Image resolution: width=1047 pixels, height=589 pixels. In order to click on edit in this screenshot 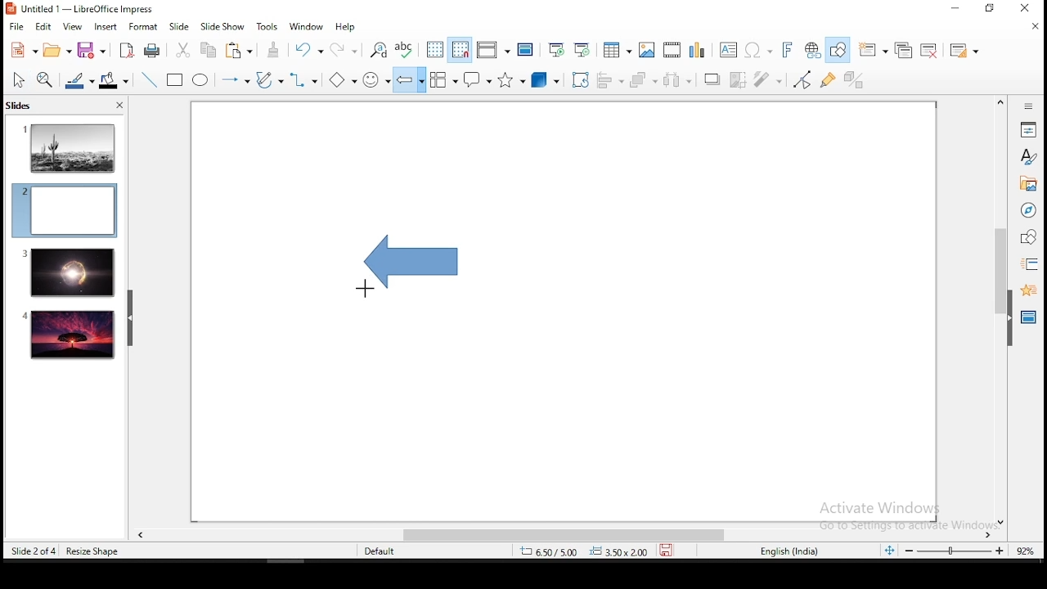, I will do `click(43, 27)`.